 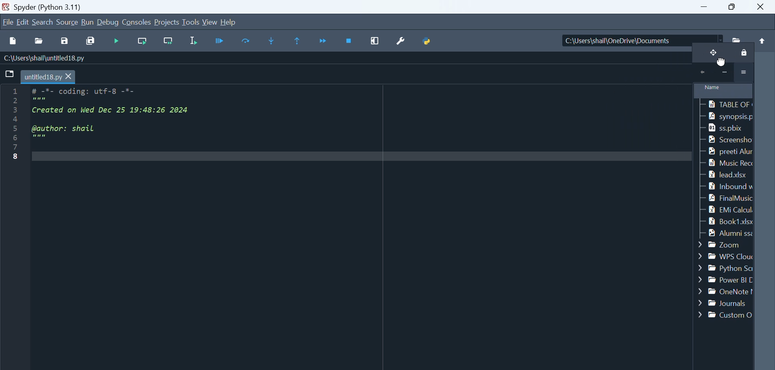 What do you see at coordinates (44, 57) in the screenshot?
I see `C:\users\shail\untitled18.py` at bounding box center [44, 57].